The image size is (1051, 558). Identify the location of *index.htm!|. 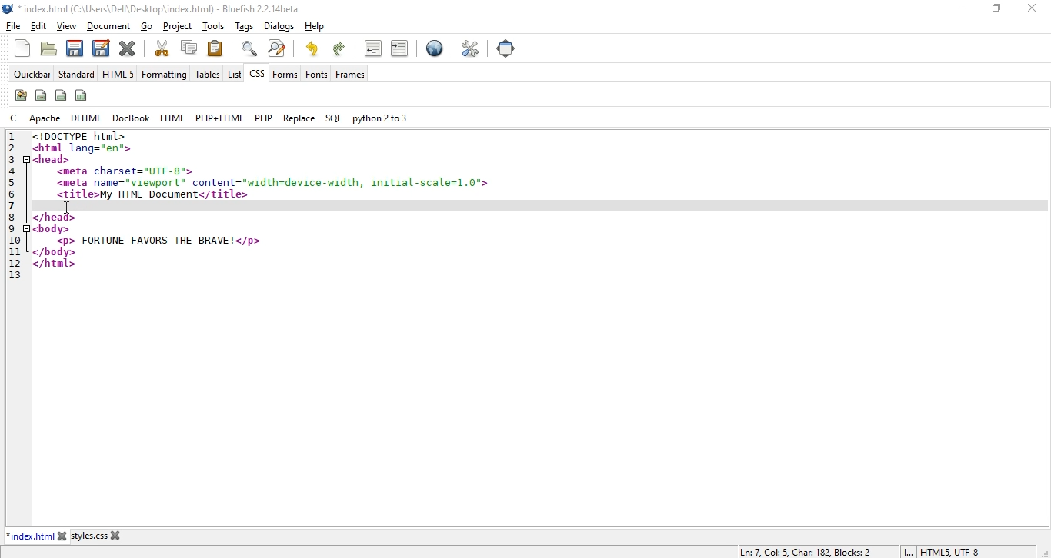
(32, 536).